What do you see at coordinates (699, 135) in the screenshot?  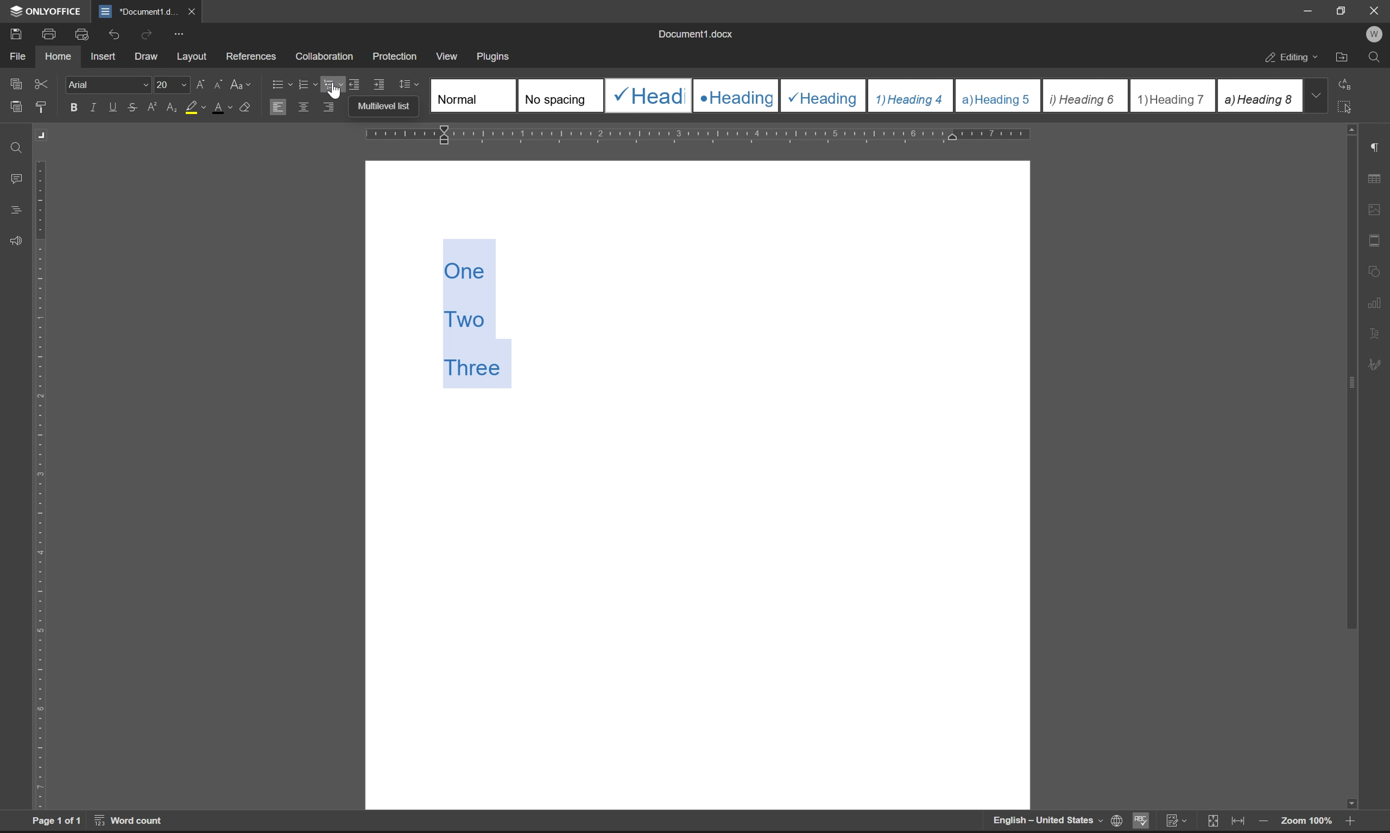 I see `ruler` at bounding box center [699, 135].